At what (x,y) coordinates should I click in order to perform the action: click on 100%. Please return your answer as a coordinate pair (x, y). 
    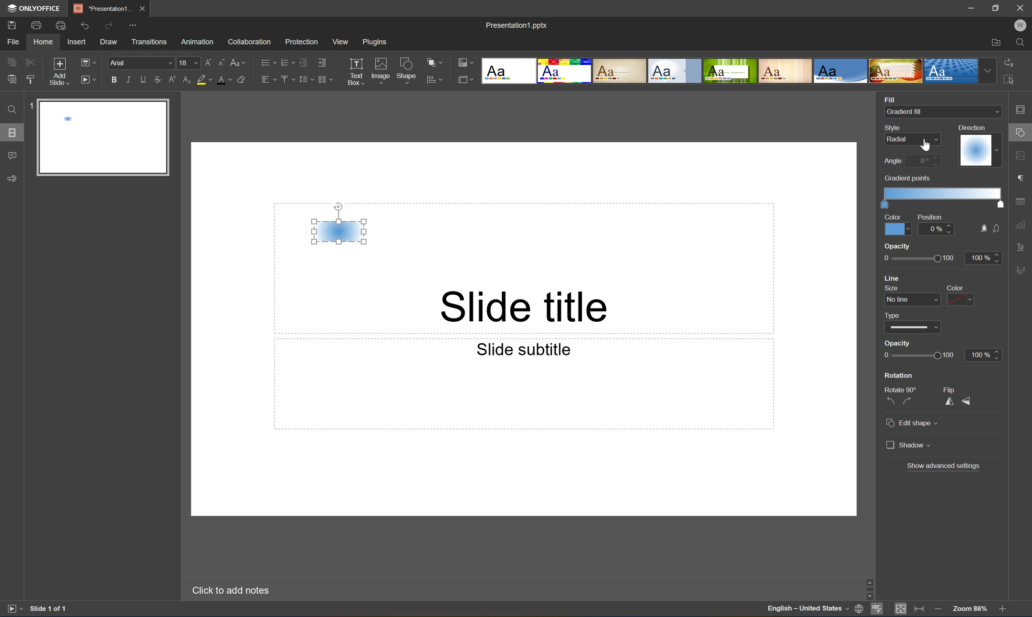
    Looking at the image, I should click on (983, 354).